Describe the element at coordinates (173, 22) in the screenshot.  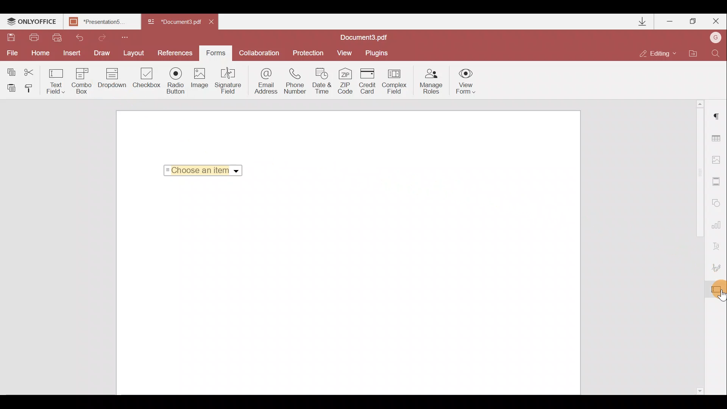
I see `Document name` at that location.